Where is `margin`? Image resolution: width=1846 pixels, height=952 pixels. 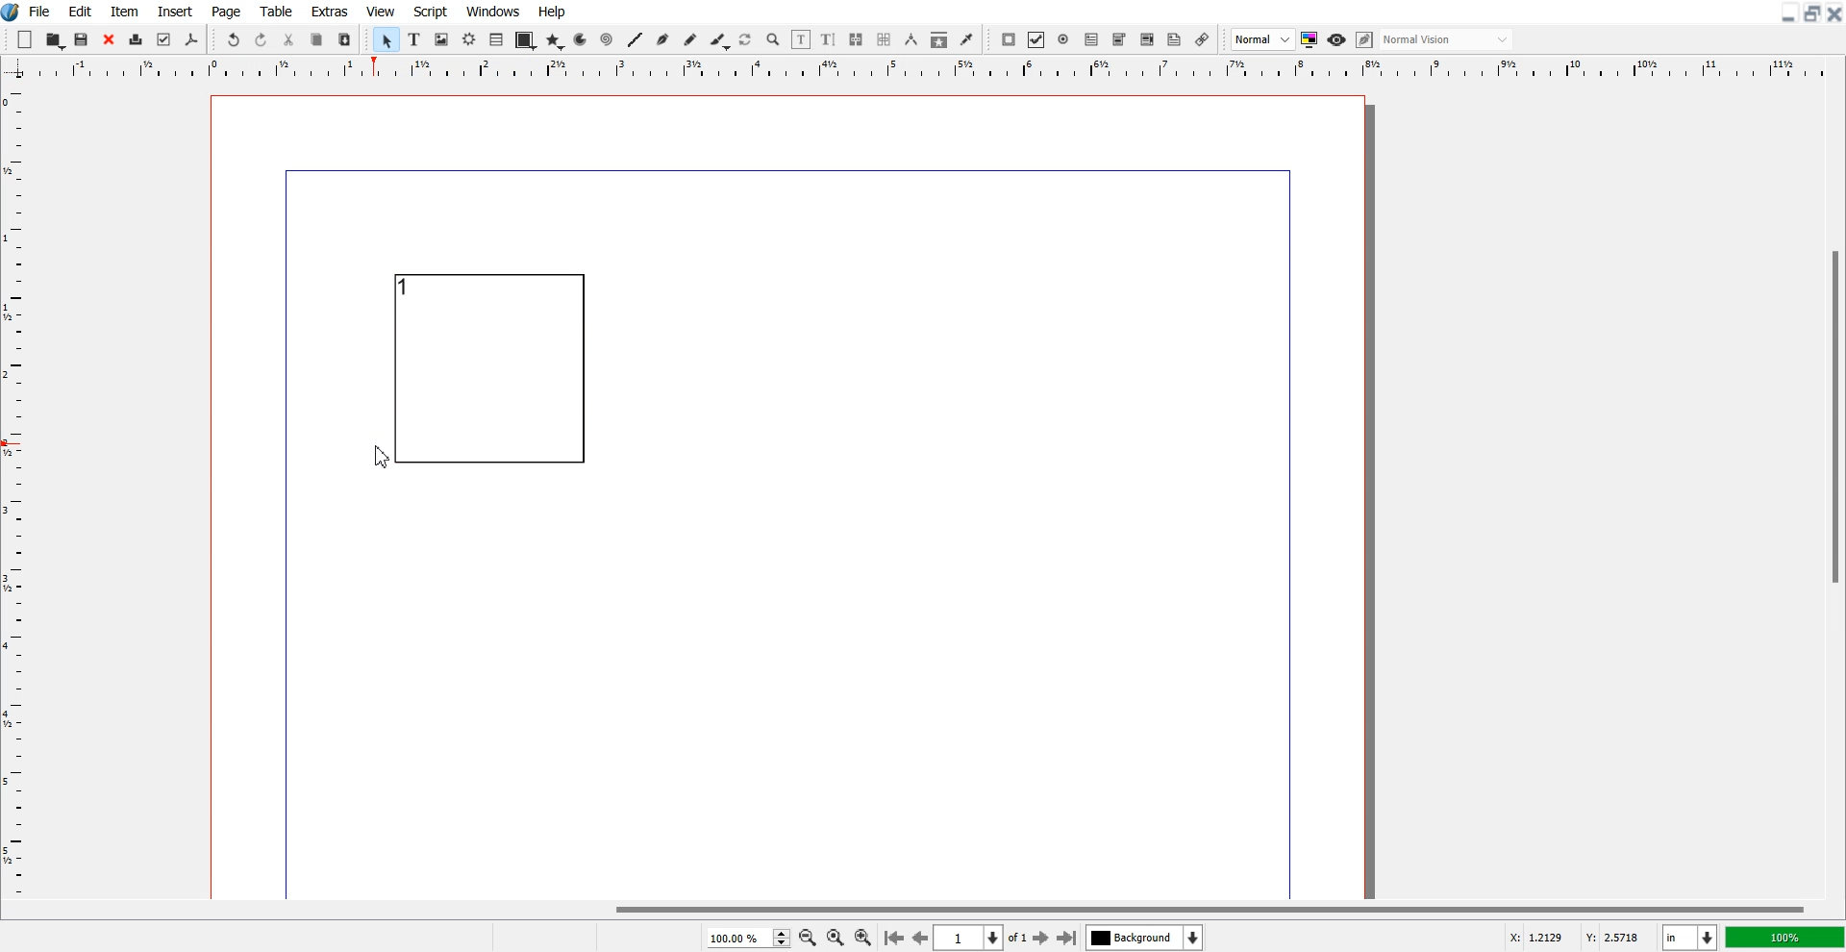
margin is located at coordinates (1292, 531).